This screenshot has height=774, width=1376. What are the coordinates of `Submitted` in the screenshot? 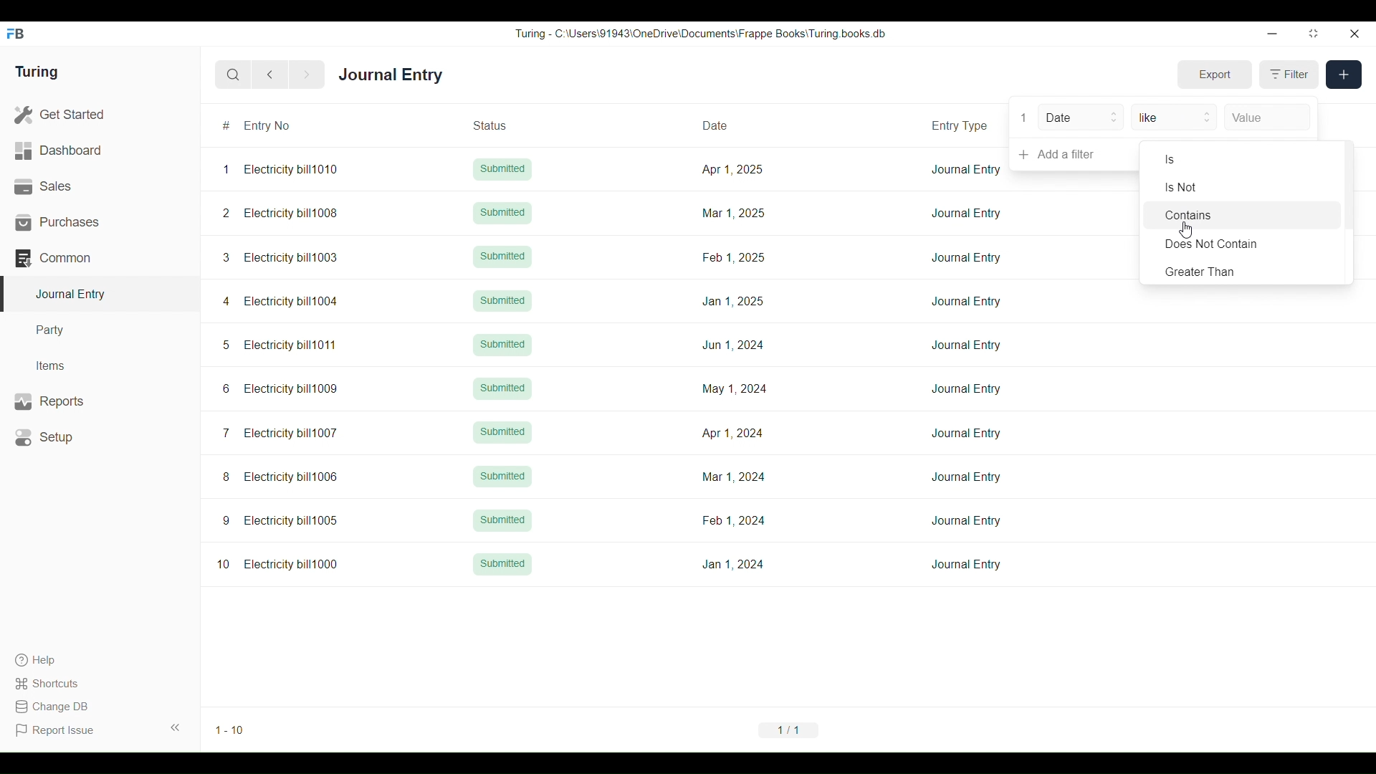 It's located at (502, 213).